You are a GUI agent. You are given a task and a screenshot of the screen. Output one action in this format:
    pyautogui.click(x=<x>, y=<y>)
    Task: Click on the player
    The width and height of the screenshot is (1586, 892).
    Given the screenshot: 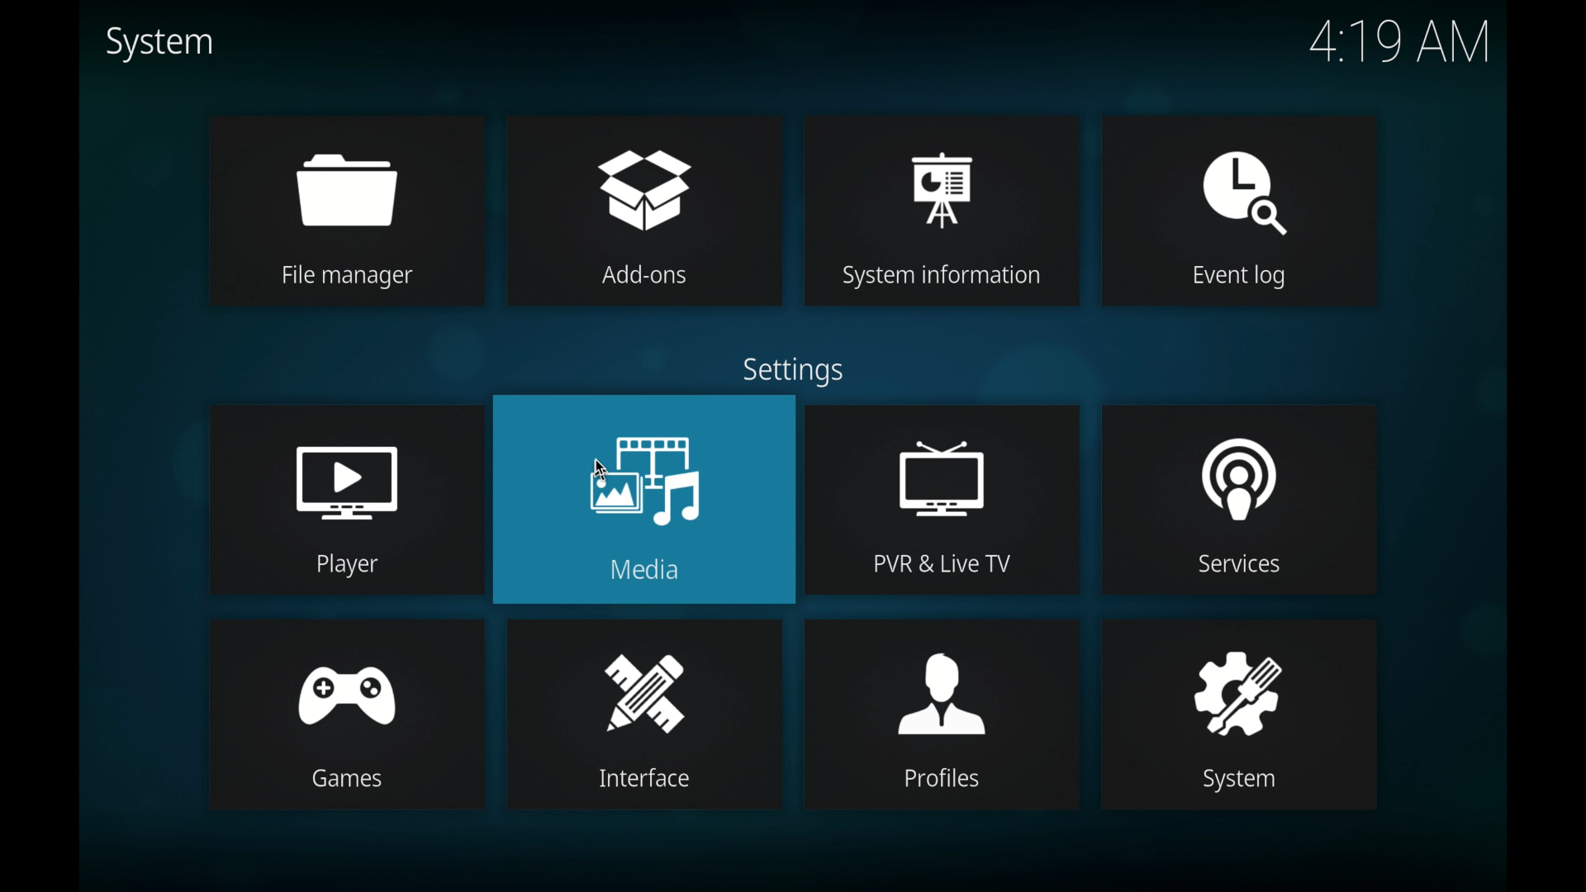 What is the action you would take?
    pyautogui.click(x=346, y=501)
    